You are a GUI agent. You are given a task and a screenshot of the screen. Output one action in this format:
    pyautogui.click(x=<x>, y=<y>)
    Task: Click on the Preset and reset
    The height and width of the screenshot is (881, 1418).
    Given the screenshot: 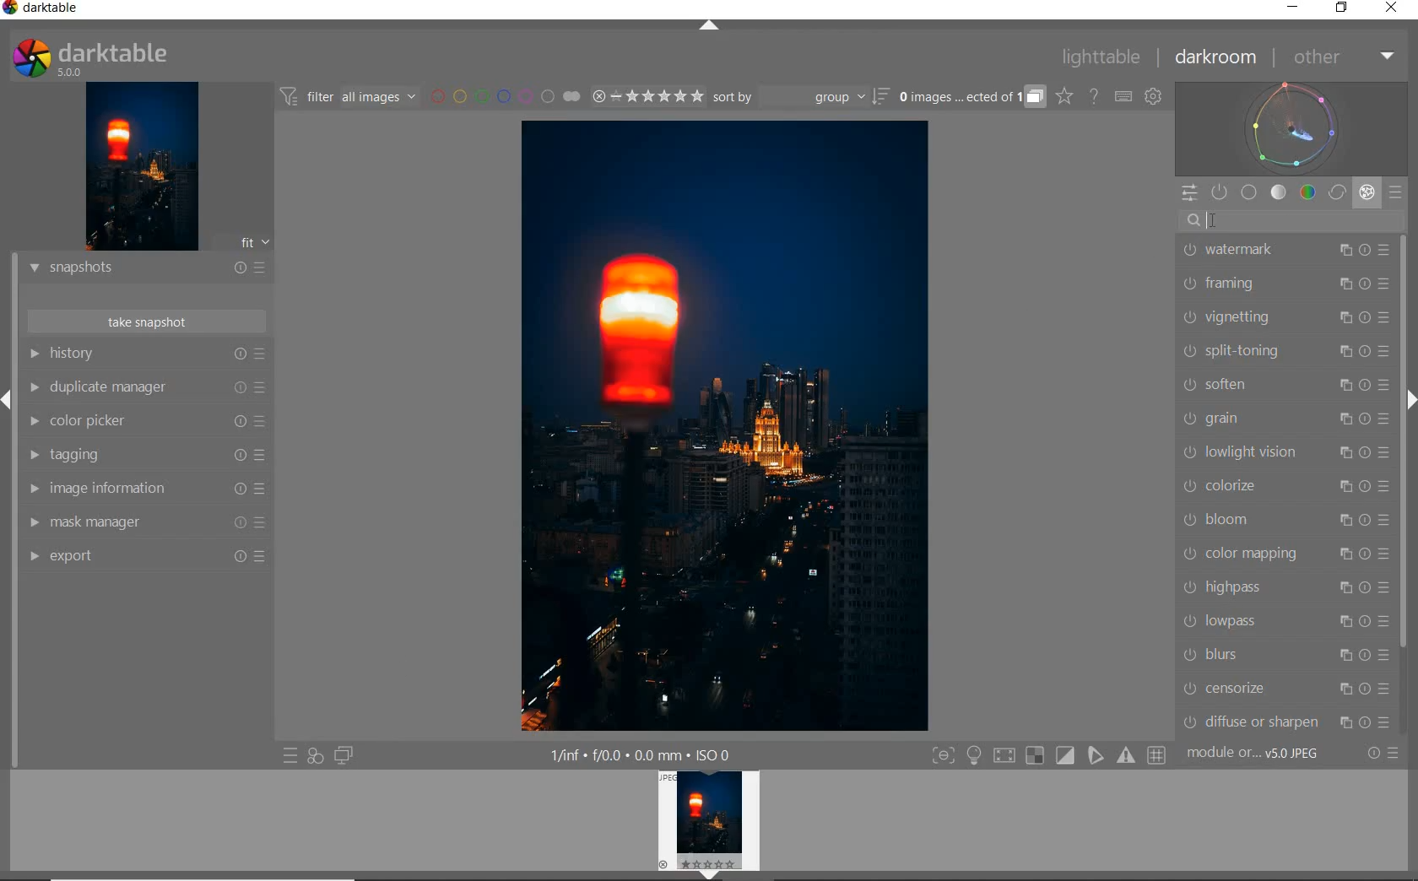 What is the action you would take?
    pyautogui.click(x=1387, y=381)
    